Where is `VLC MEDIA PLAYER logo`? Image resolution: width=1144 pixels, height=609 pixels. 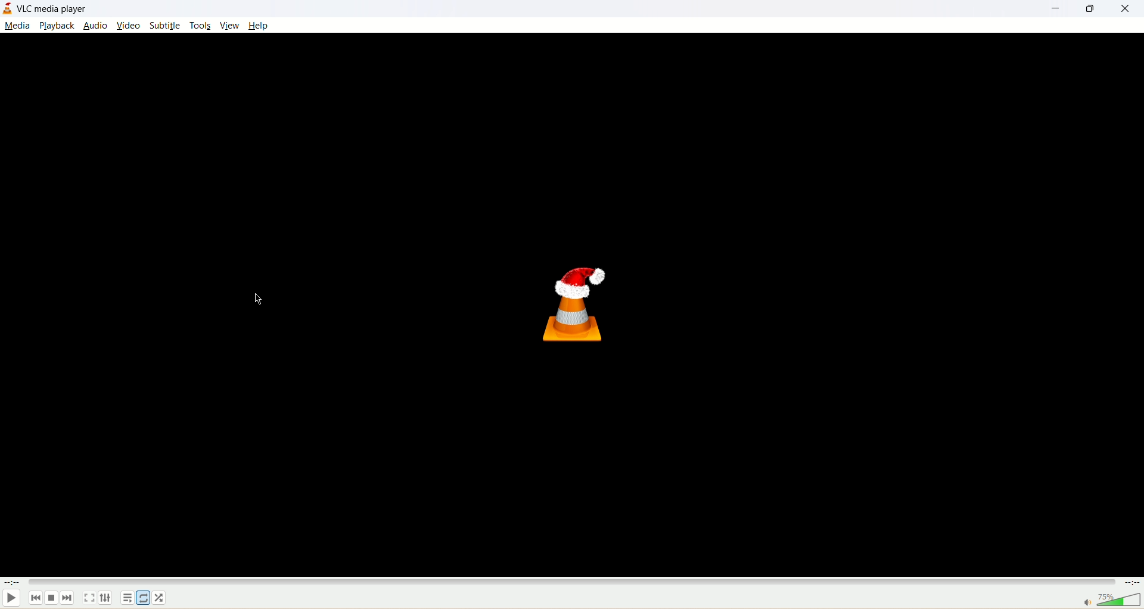
VLC MEDIA PLAYER logo is located at coordinates (576, 305).